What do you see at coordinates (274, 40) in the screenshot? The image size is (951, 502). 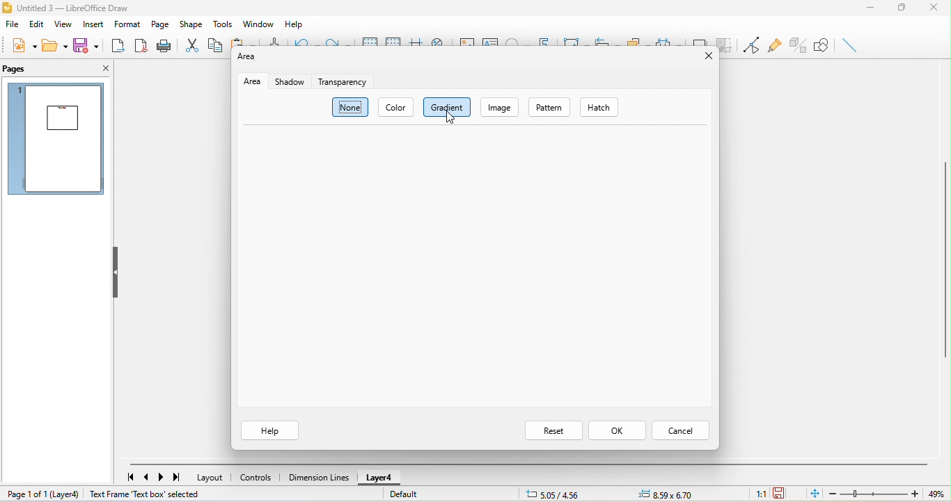 I see `clone formatting` at bounding box center [274, 40].